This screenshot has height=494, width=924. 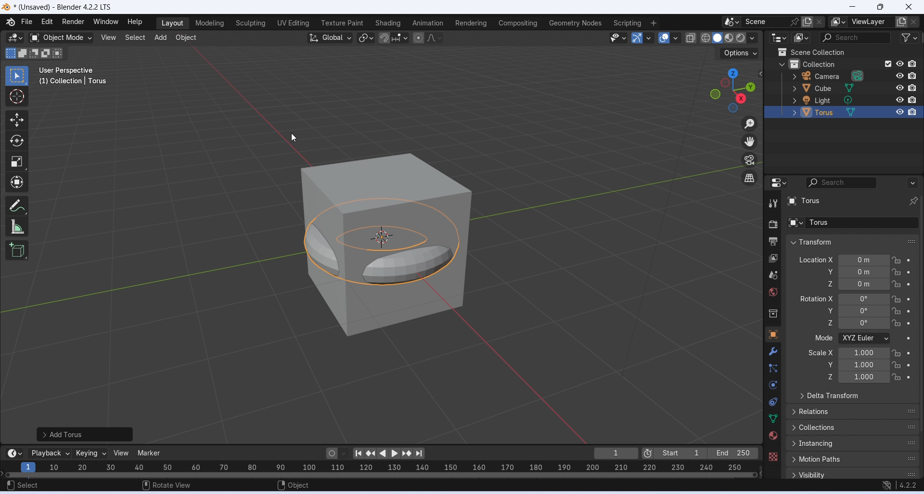 I want to click on Add workspace, so click(x=653, y=24).